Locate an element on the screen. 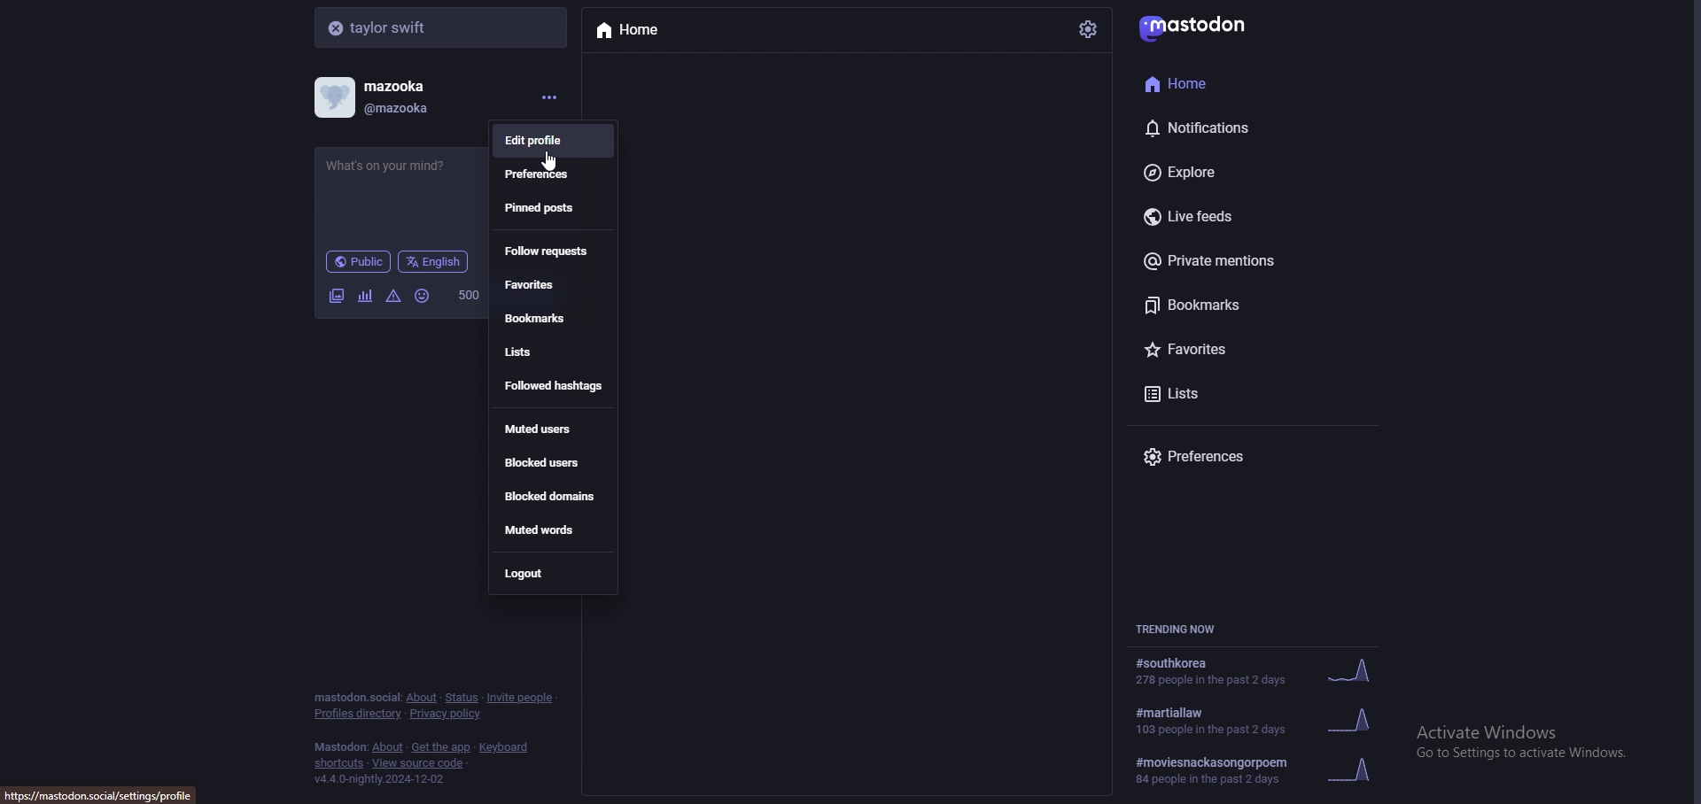 This screenshot has height=804, width=1701. trending now is located at coordinates (1186, 630).